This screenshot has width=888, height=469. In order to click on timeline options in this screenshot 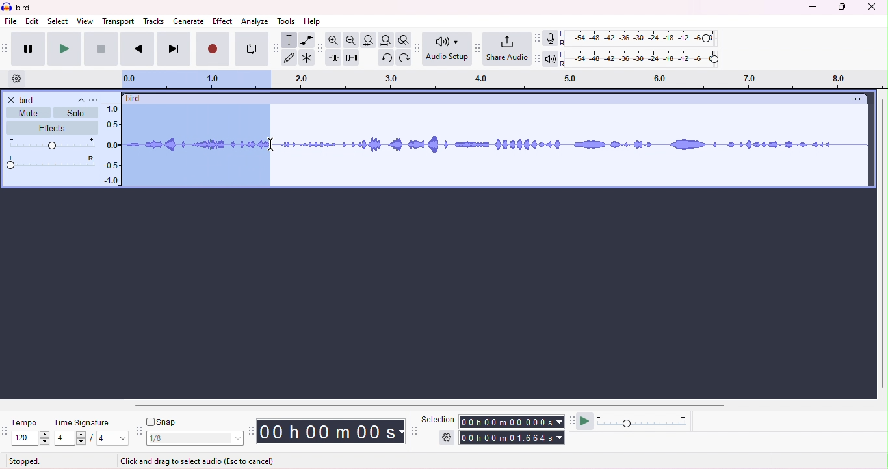, I will do `click(17, 78)`.